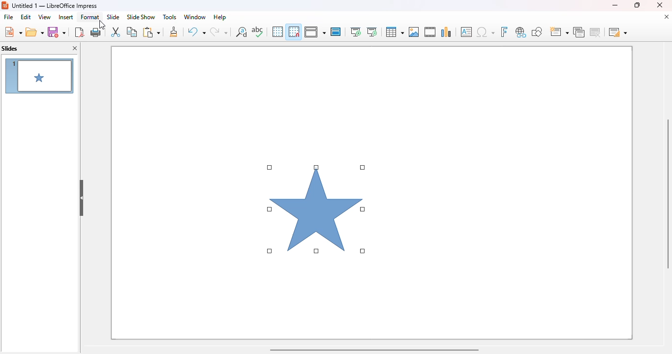 The height and width of the screenshot is (354, 672). What do you see at coordinates (373, 349) in the screenshot?
I see `horizontal scroll bar` at bounding box center [373, 349].